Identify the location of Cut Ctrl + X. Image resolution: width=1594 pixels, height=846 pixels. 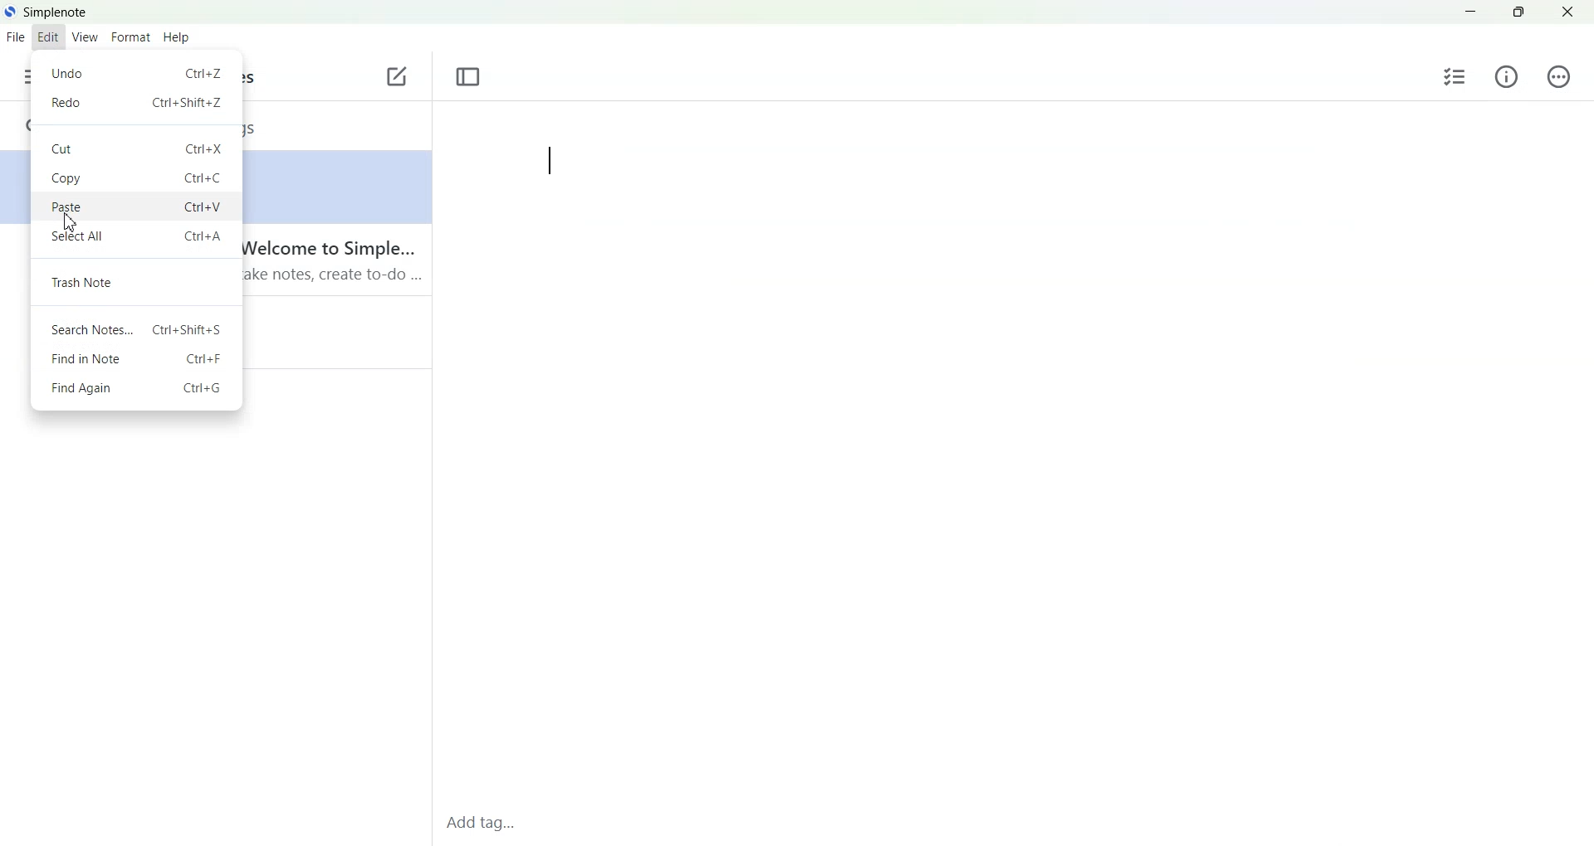
(137, 146).